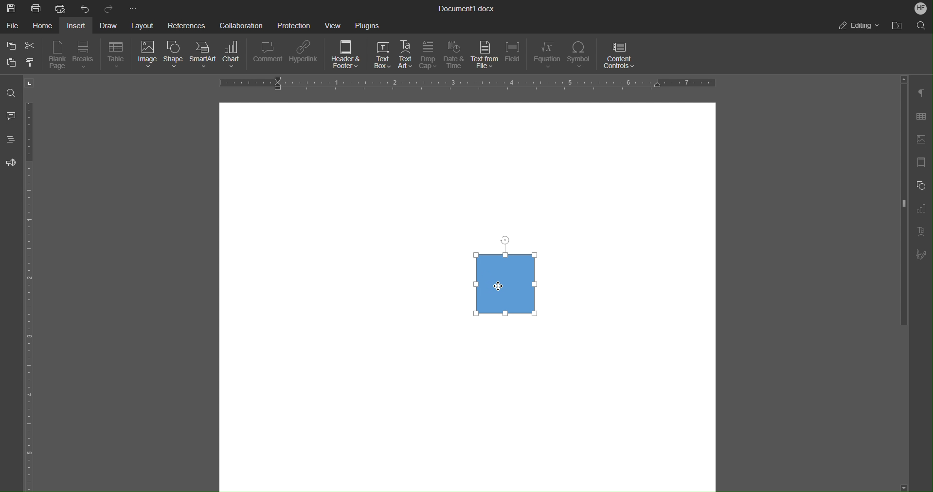 The image size is (933, 492). I want to click on Document1.docx, so click(467, 9).